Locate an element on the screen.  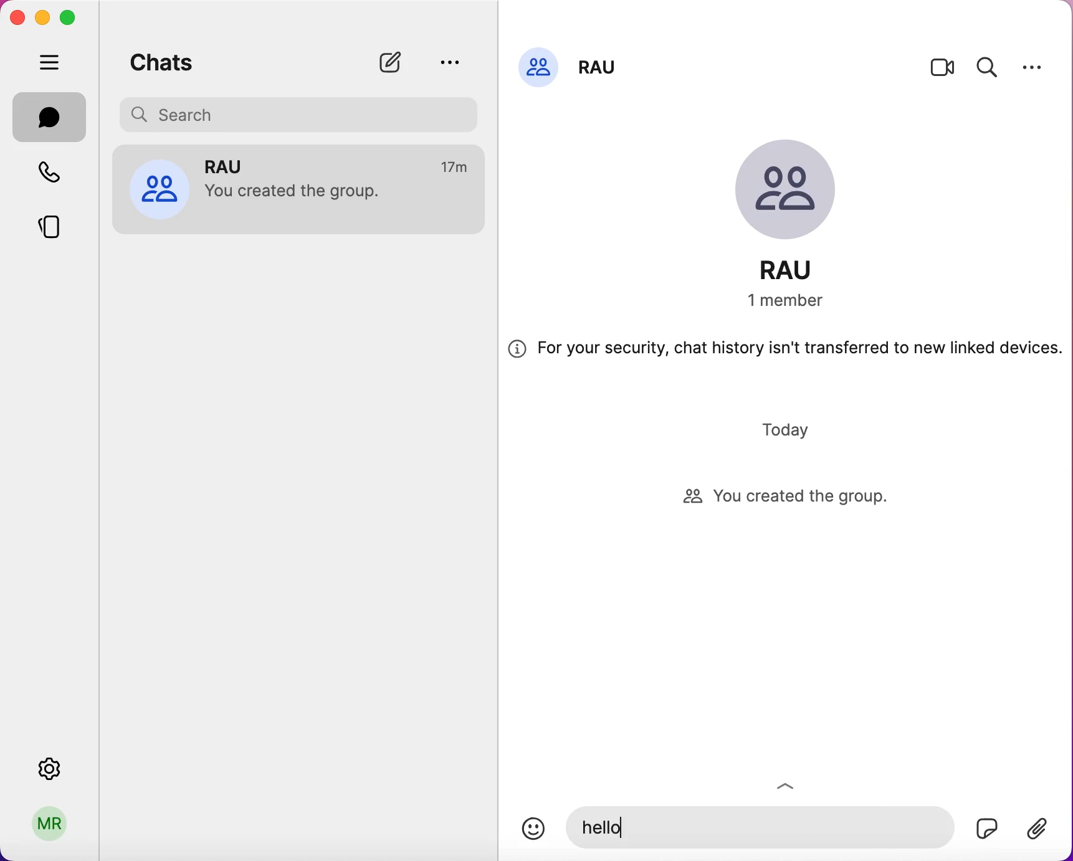
write is located at coordinates (396, 62).